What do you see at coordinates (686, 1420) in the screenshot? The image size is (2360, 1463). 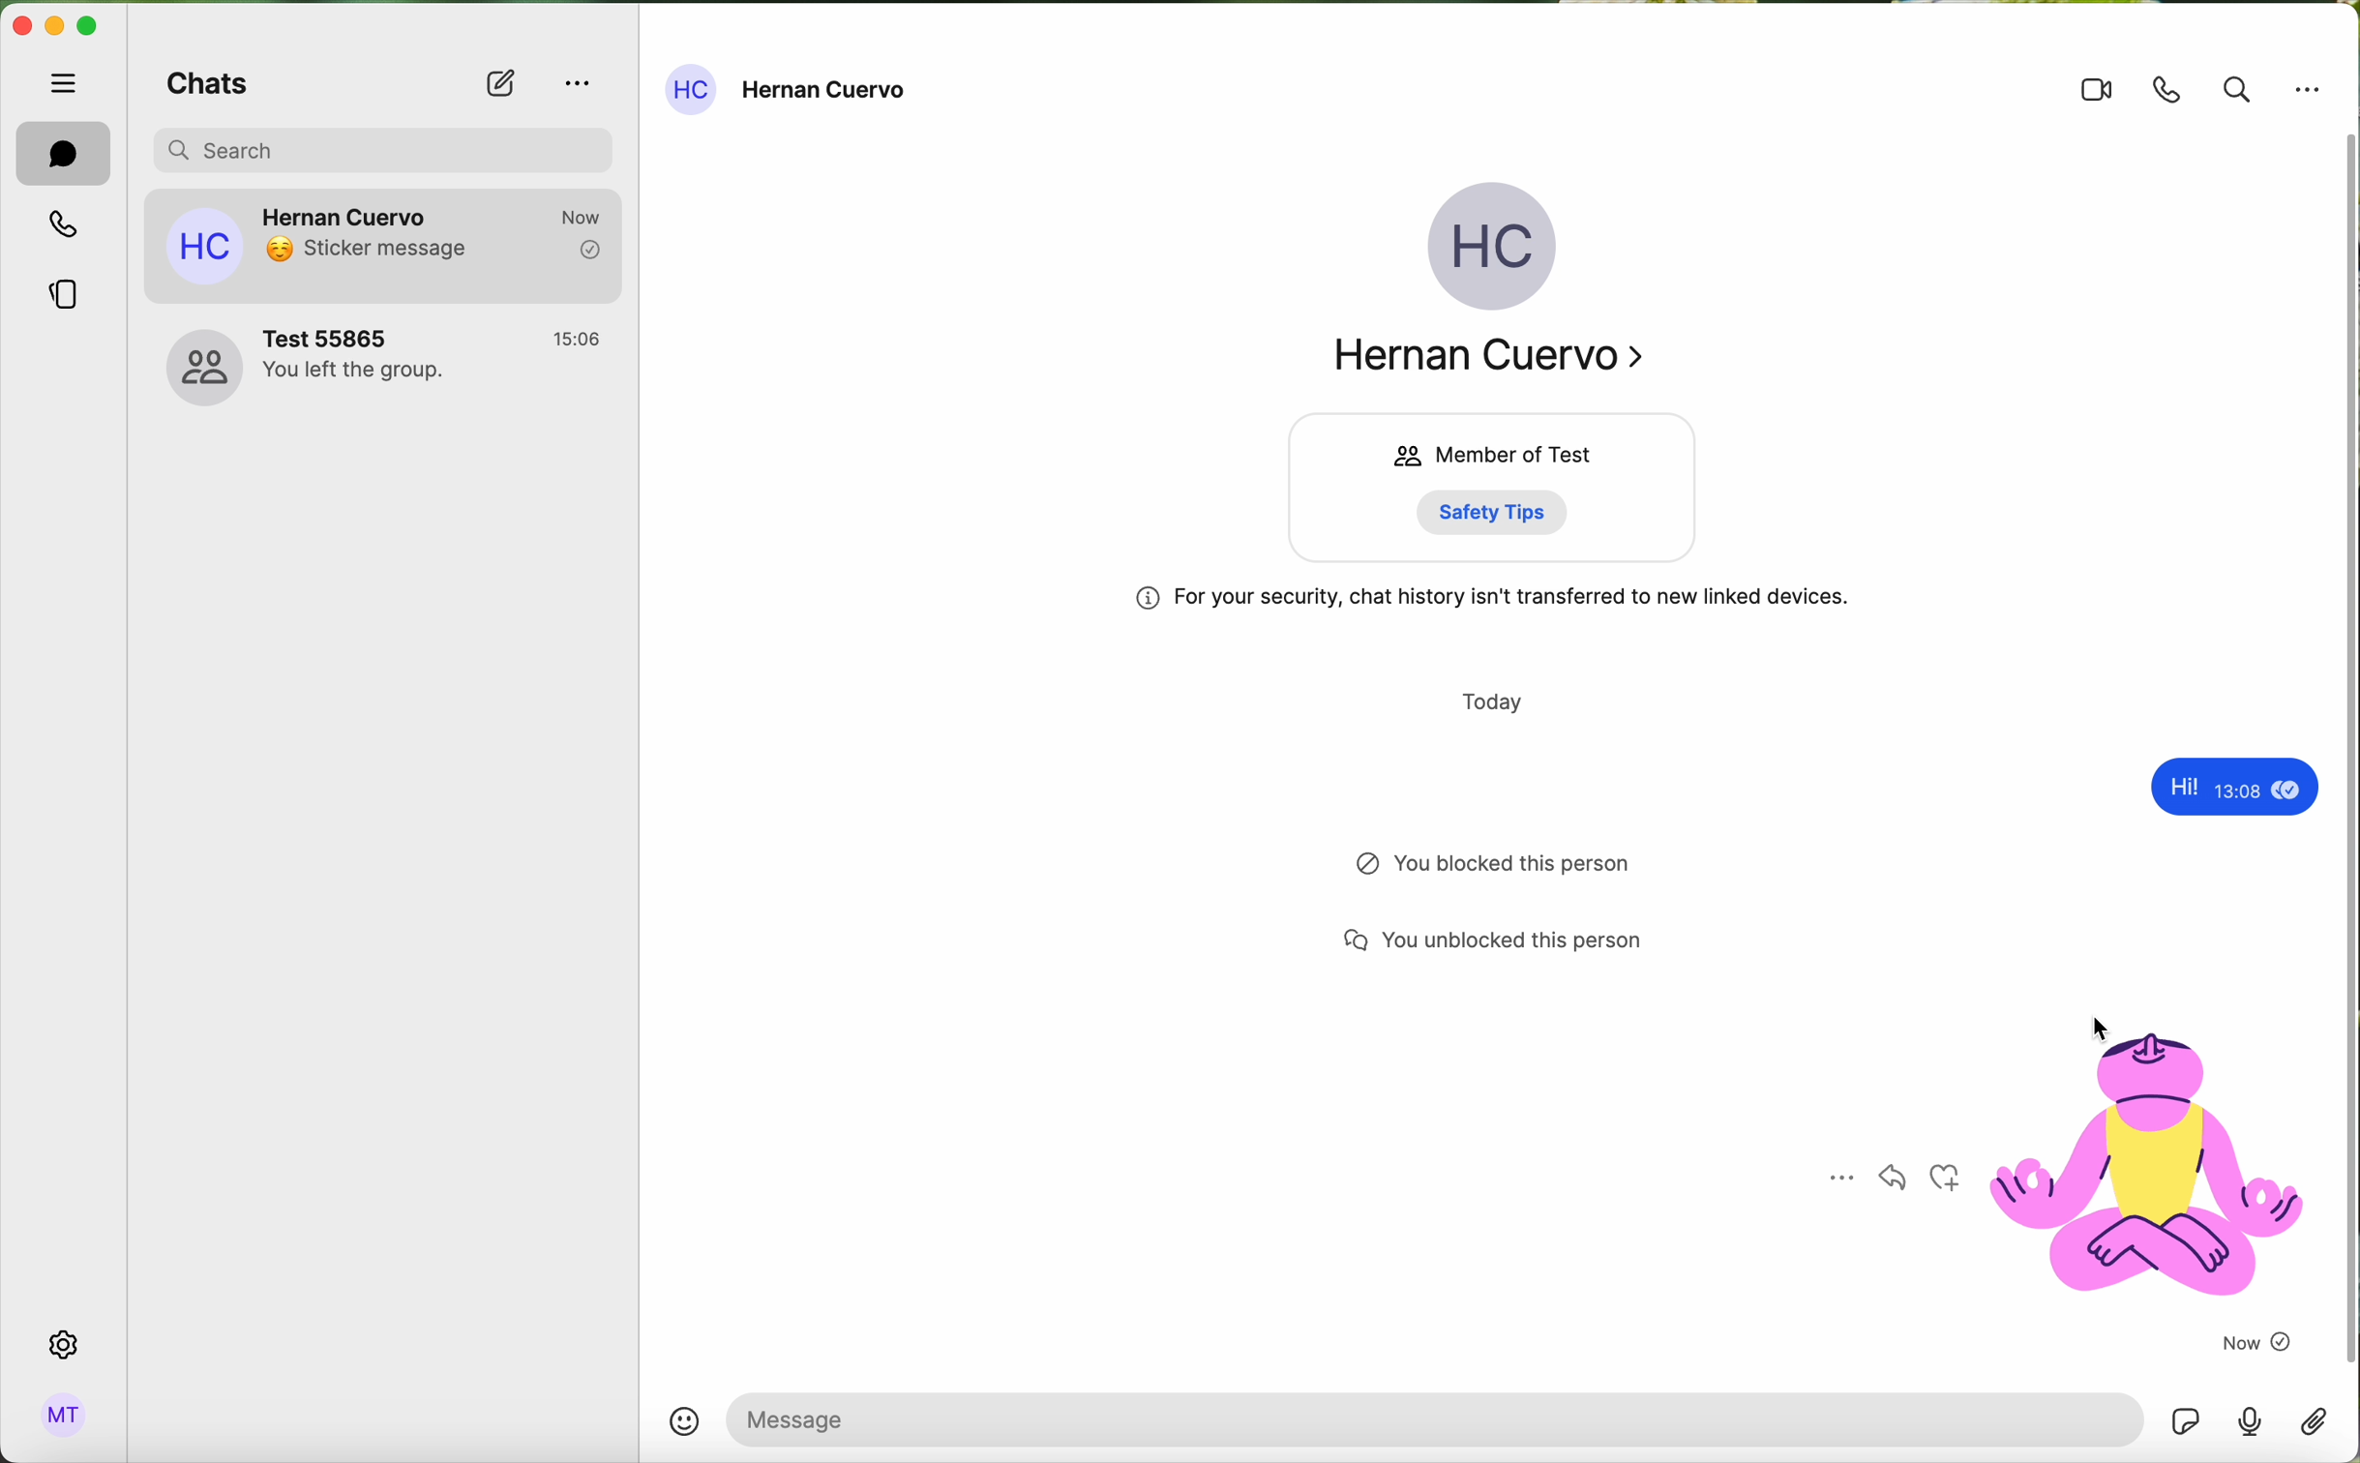 I see `emoji` at bounding box center [686, 1420].